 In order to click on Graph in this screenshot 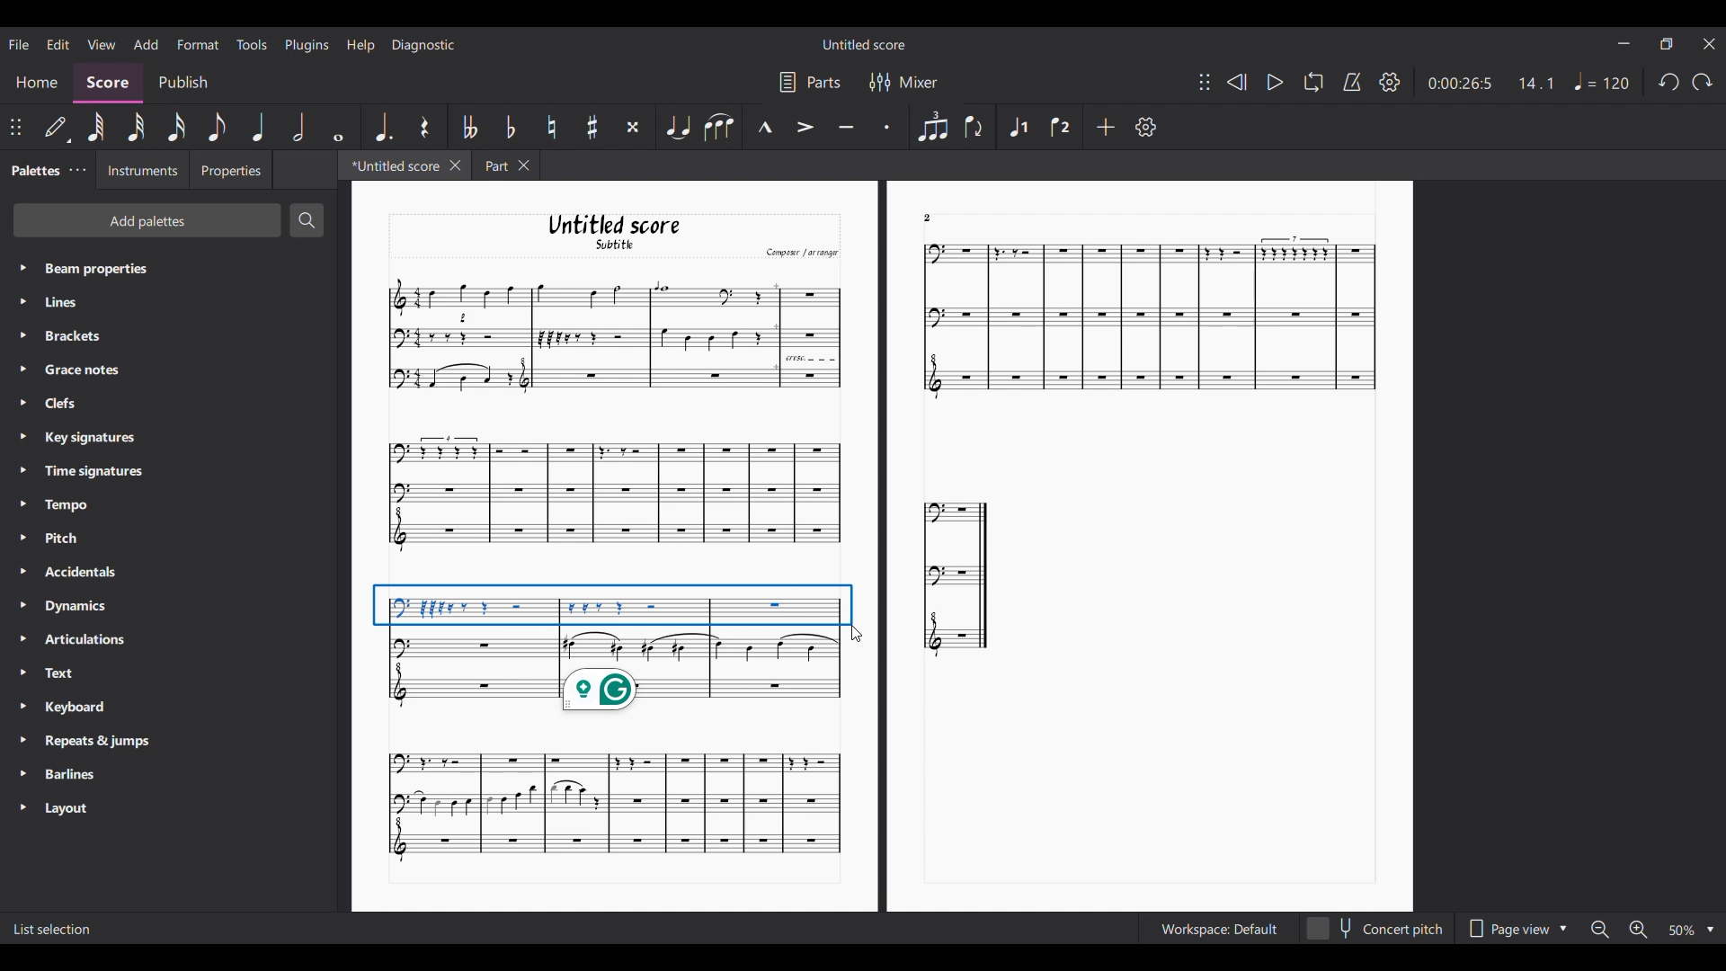, I will do `click(611, 805)`.